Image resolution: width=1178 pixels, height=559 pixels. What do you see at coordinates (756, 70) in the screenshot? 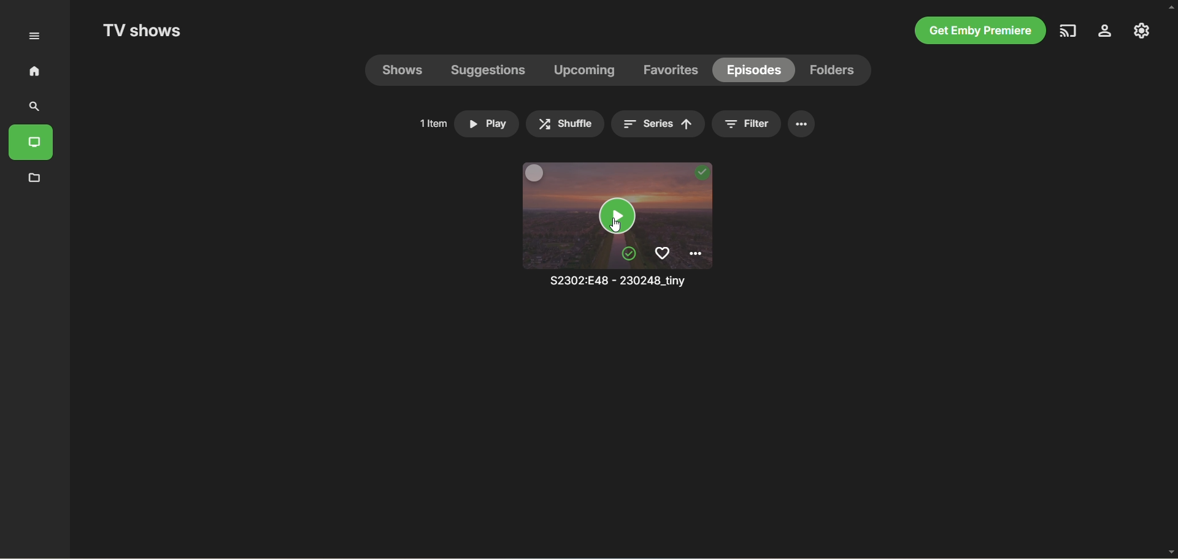
I see `episodes` at bounding box center [756, 70].